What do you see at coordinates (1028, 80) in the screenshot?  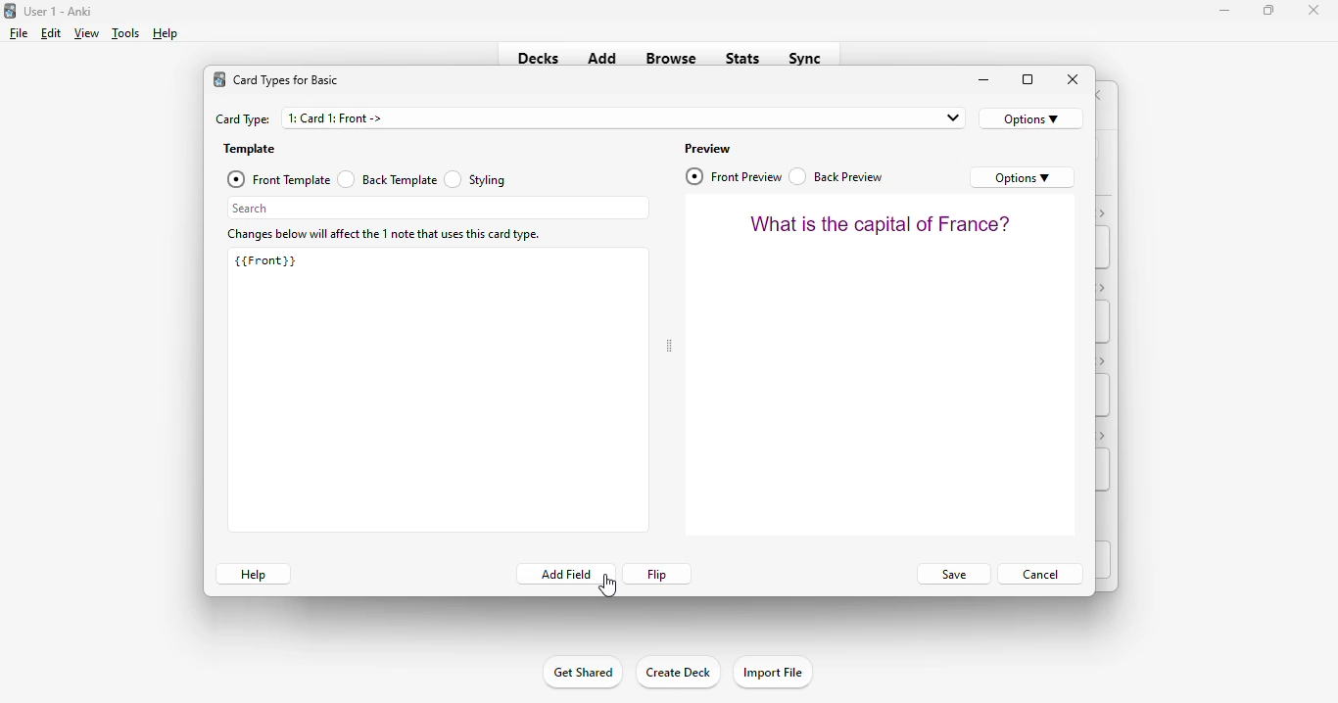 I see `maximize` at bounding box center [1028, 80].